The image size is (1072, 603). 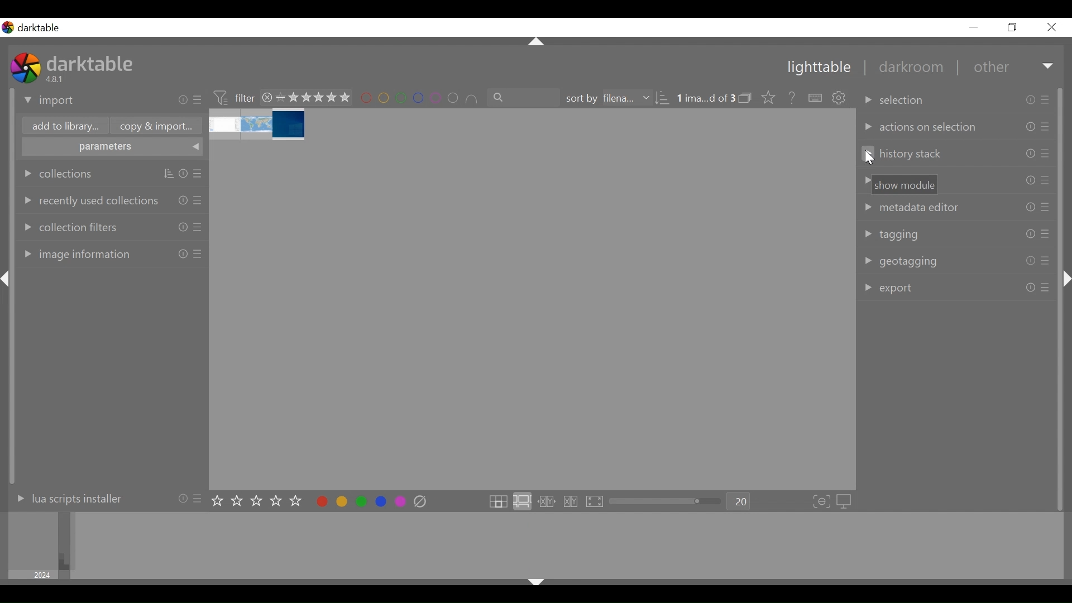 I want to click on restore, so click(x=1011, y=27).